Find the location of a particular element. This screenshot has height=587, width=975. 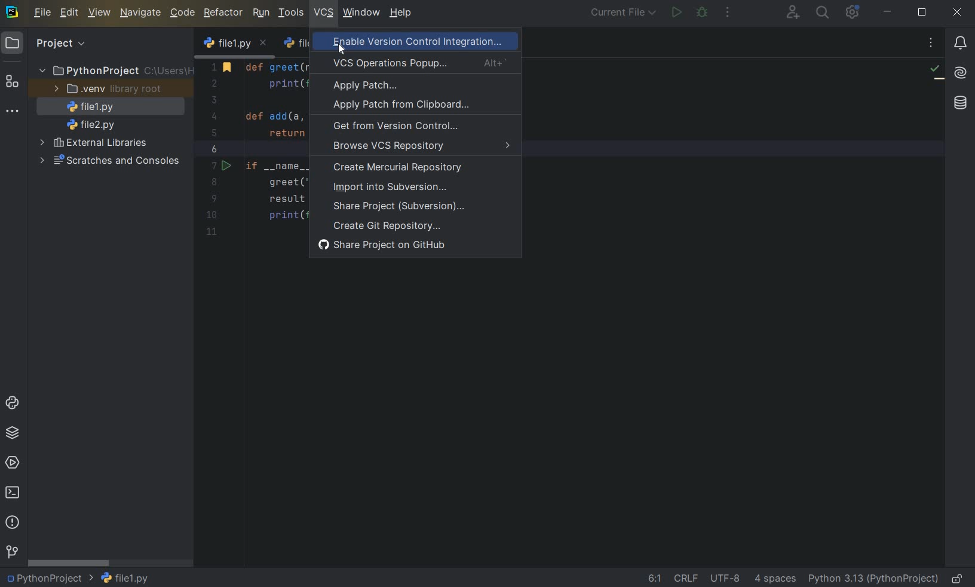

file name 2 is located at coordinates (91, 124).